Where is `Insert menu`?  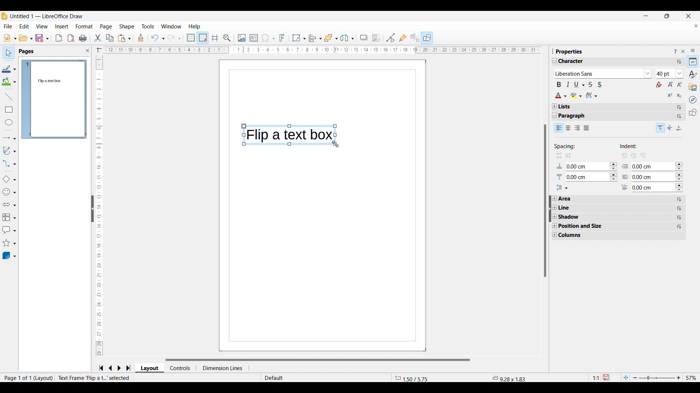 Insert menu is located at coordinates (62, 27).